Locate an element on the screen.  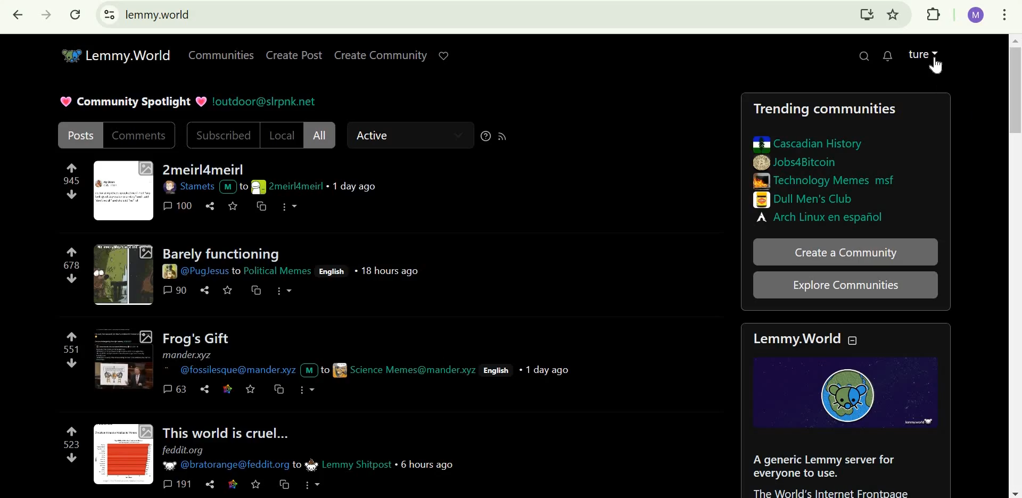
Communities is located at coordinates (218, 54).